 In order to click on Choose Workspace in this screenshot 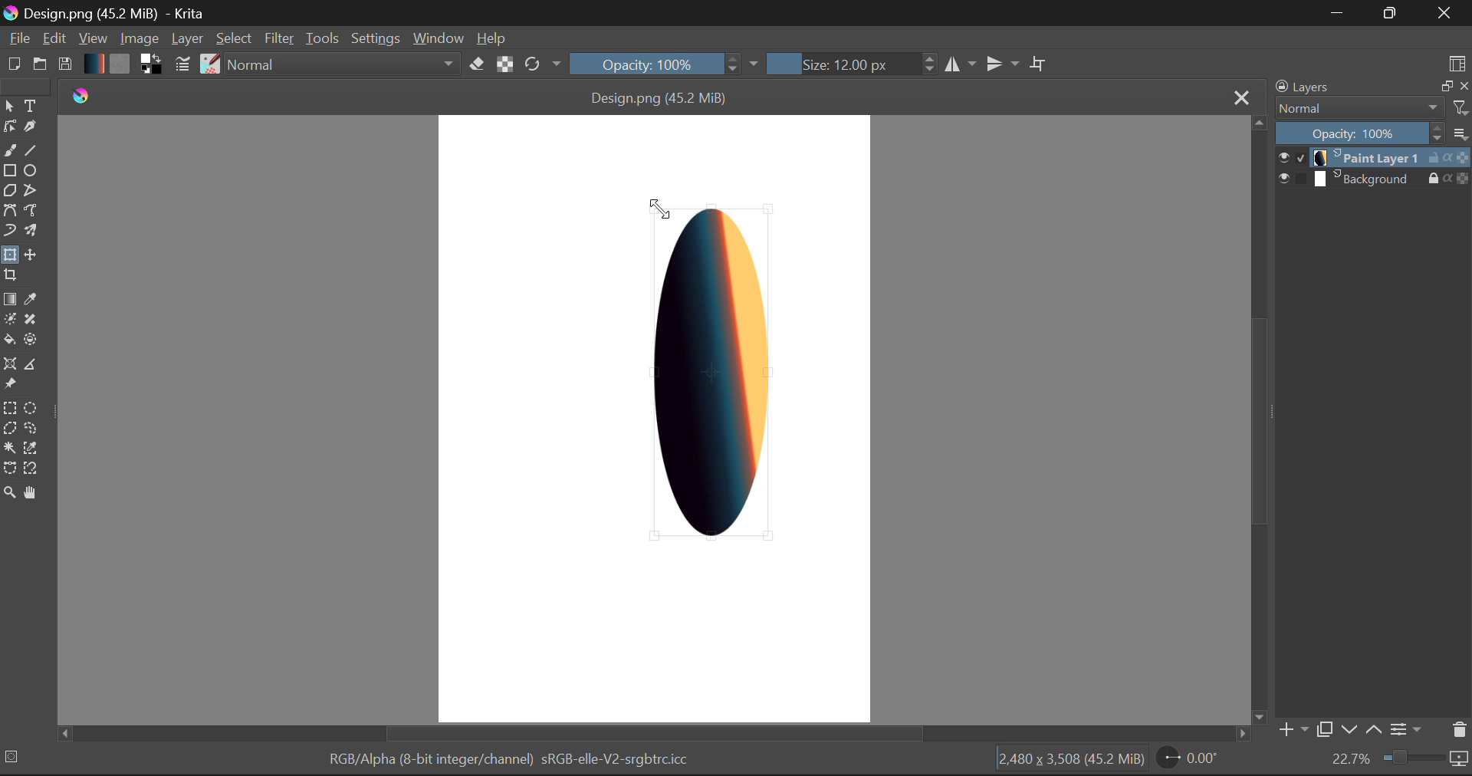, I will do `click(1457, 61)`.